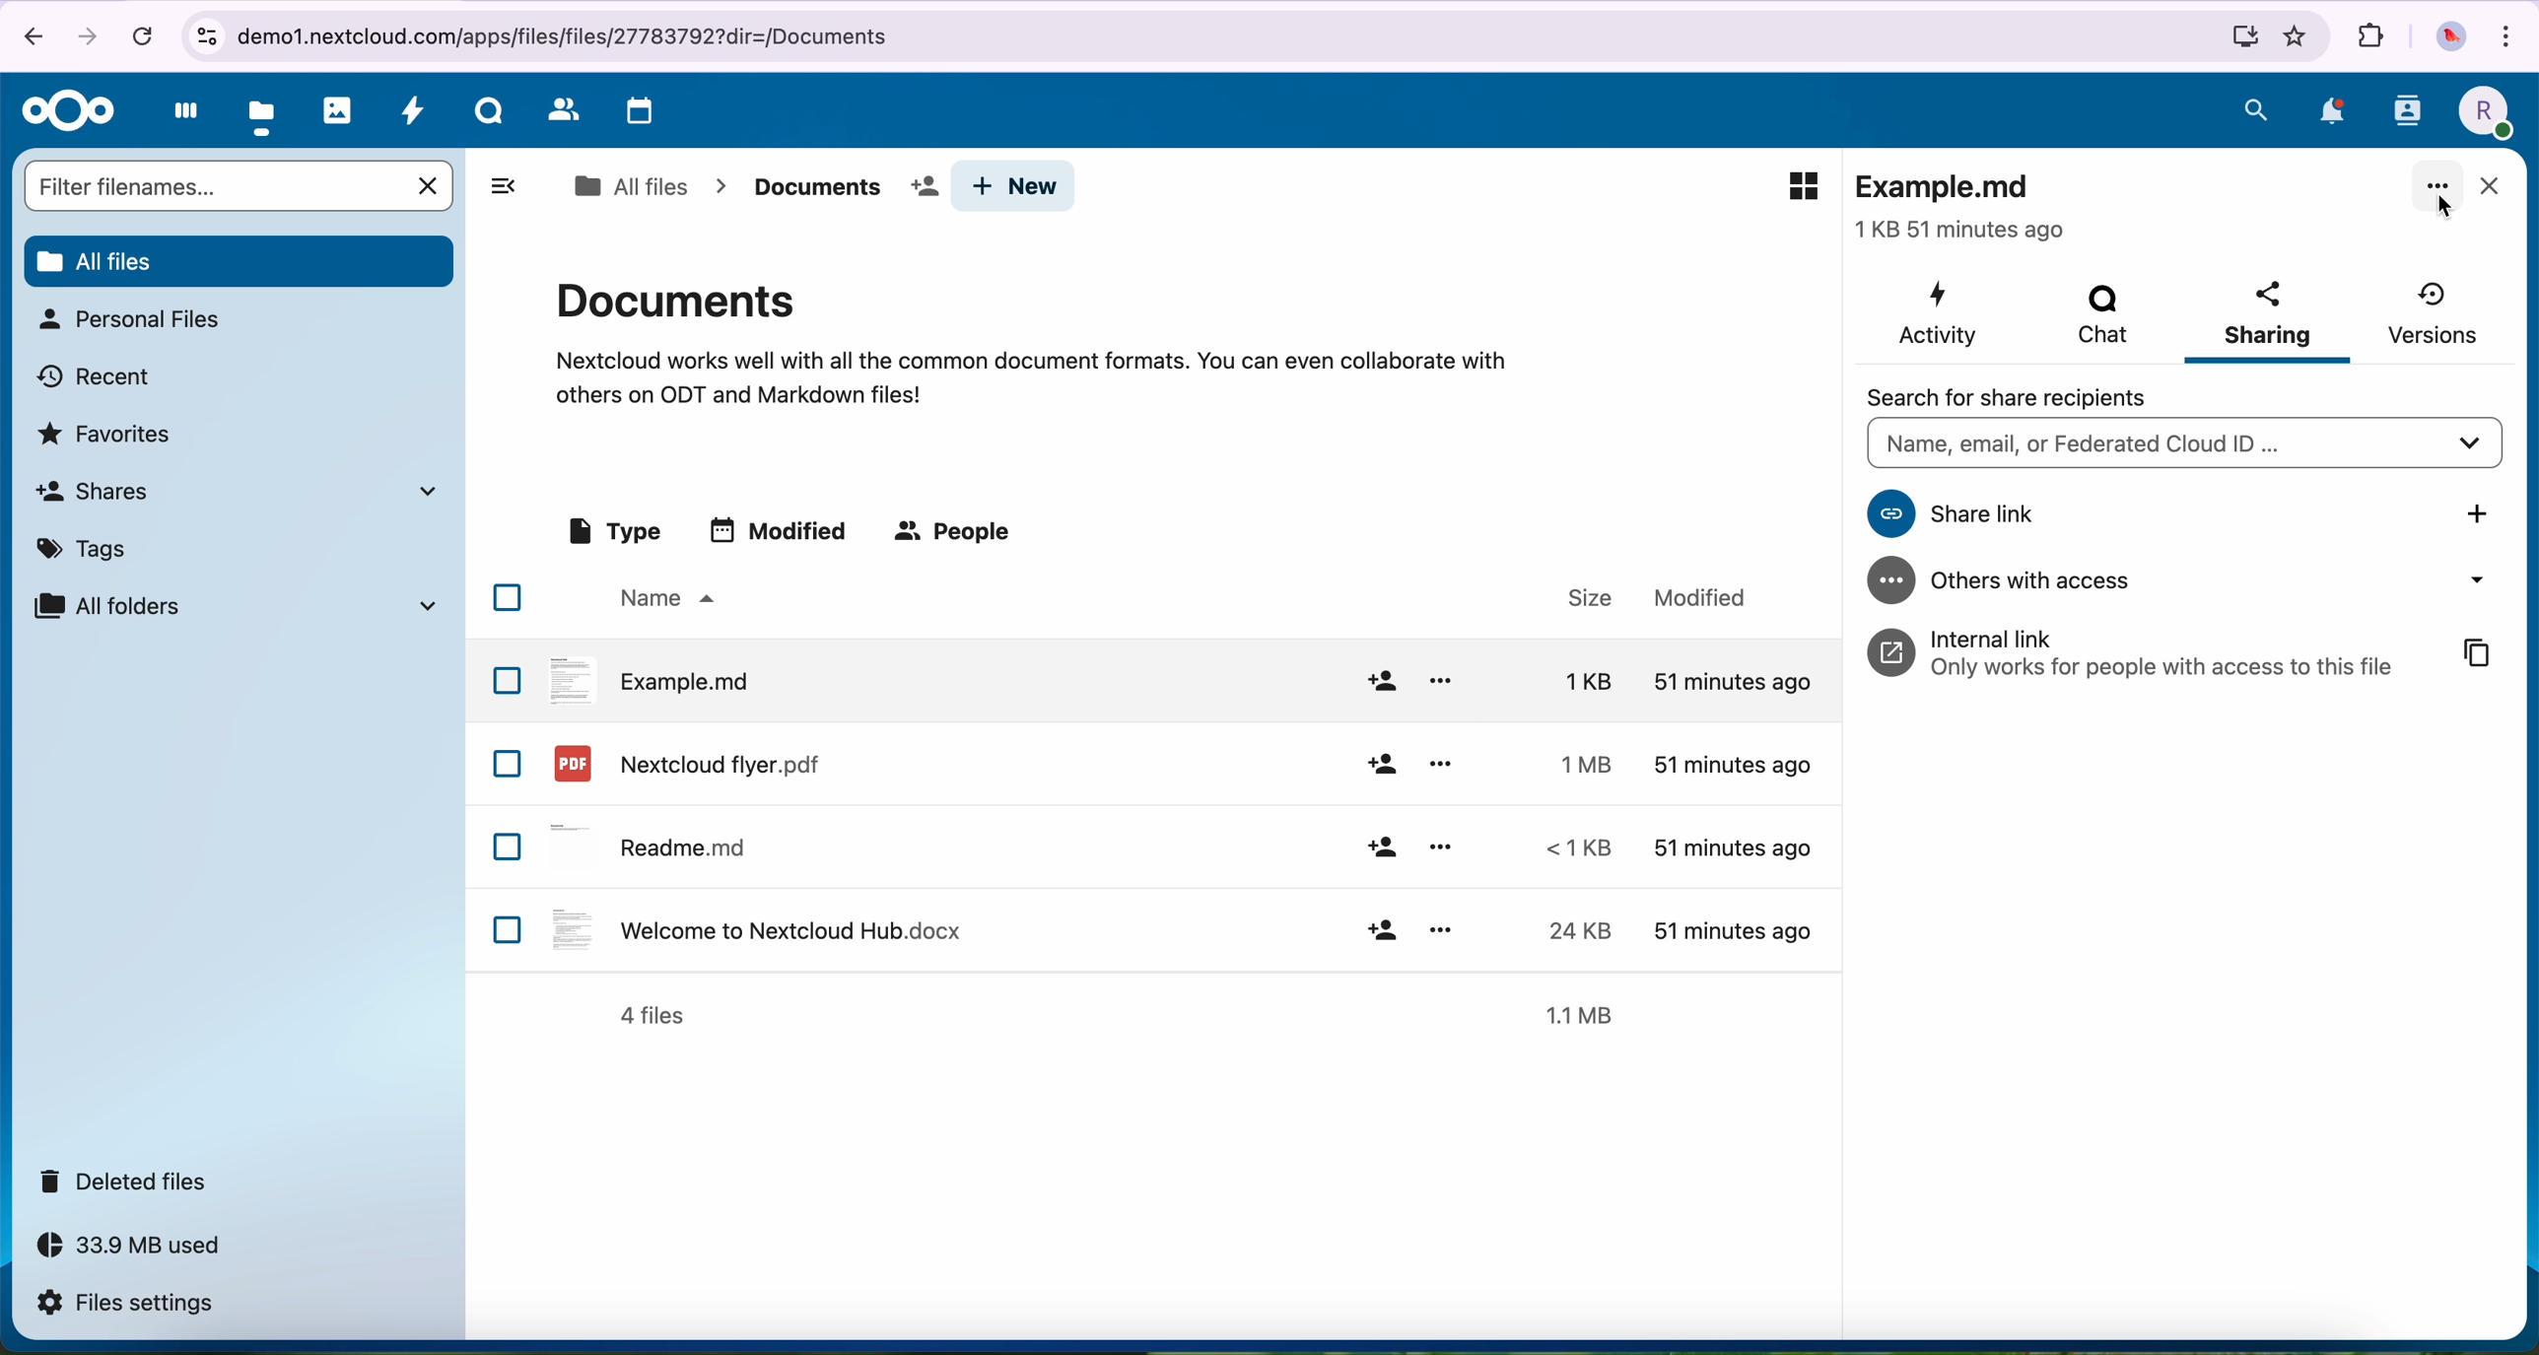 The width and height of the screenshot is (2539, 1355). What do you see at coordinates (487, 115) in the screenshot?
I see `talk` at bounding box center [487, 115].